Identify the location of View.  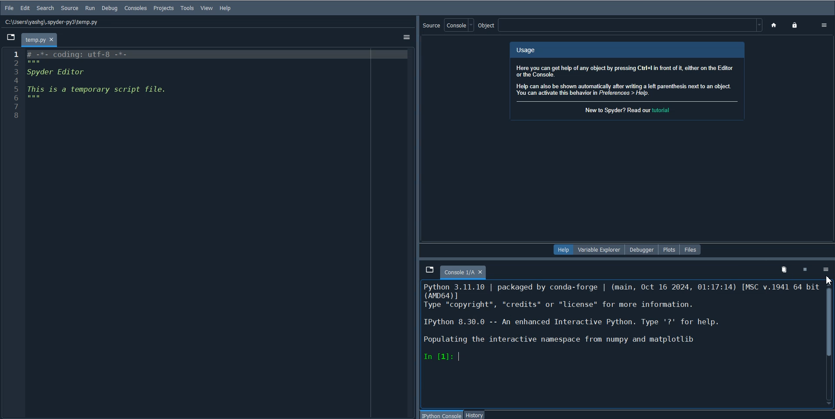
(207, 8).